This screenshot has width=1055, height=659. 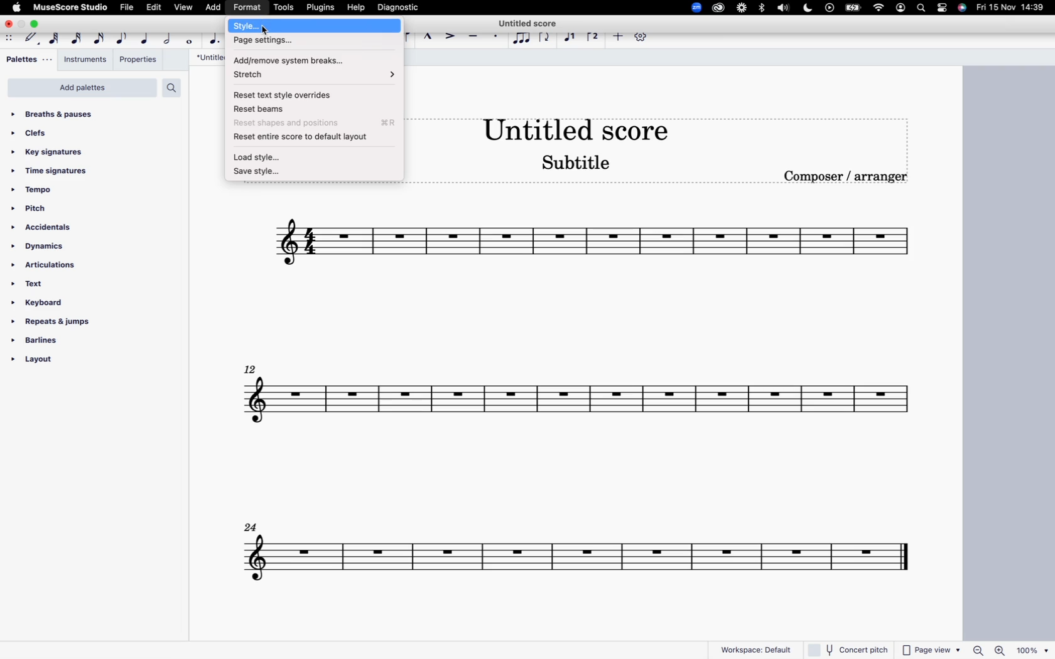 What do you see at coordinates (315, 26) in the screenshot?
I see `style` at bounding box center [315, 26].